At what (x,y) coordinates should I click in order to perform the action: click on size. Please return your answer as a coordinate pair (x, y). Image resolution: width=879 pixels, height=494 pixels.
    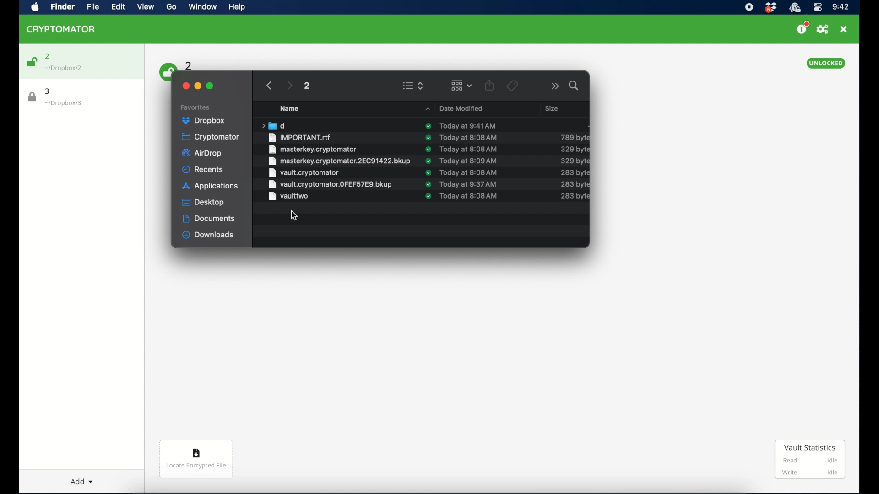
    Looking at the image, I should click on (574, 161).